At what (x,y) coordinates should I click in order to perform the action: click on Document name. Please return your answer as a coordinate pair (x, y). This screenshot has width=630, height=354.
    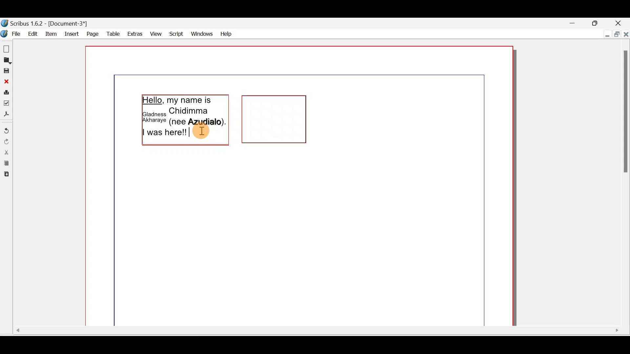
    Looking at the image, I should click on (50, 23).